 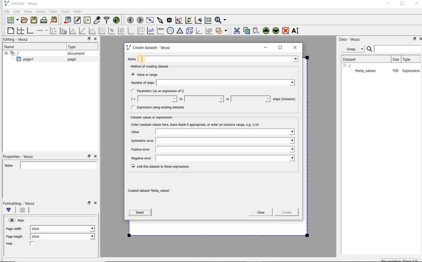 I want to click on Paste widget from the clipboard, so click(x=257, y=31).